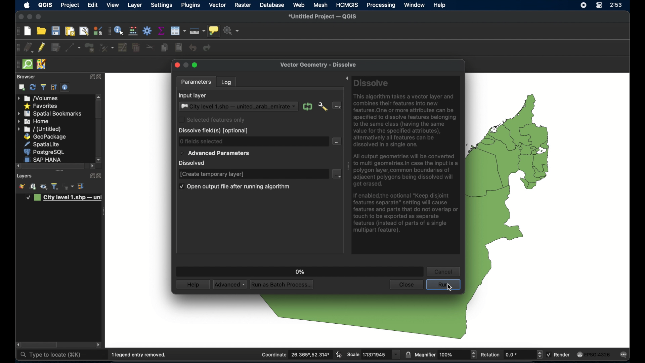  What do you see at coordinates (81, 186) in the screenshot?
I see `expand all` at bounding box center [81, 186].